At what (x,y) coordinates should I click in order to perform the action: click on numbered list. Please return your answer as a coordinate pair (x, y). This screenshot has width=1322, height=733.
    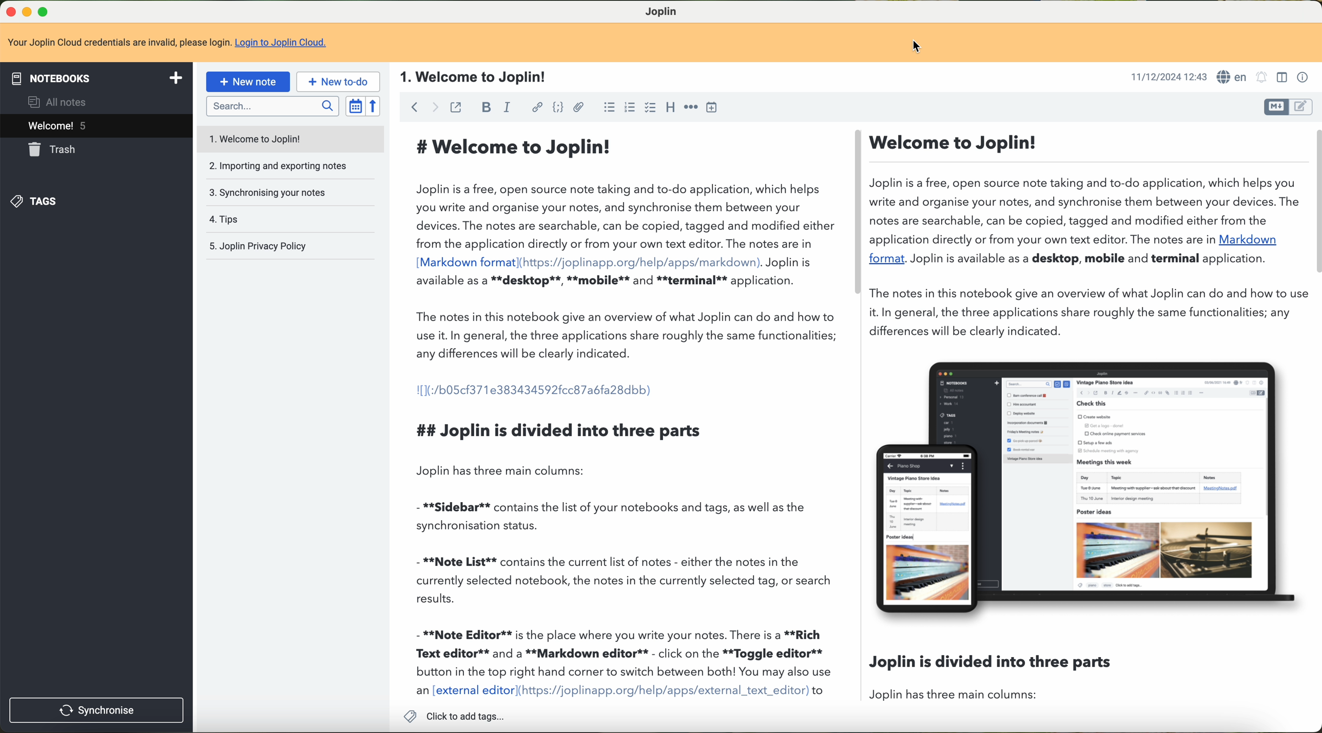
    Looking at the image, I should click on (630, 107).